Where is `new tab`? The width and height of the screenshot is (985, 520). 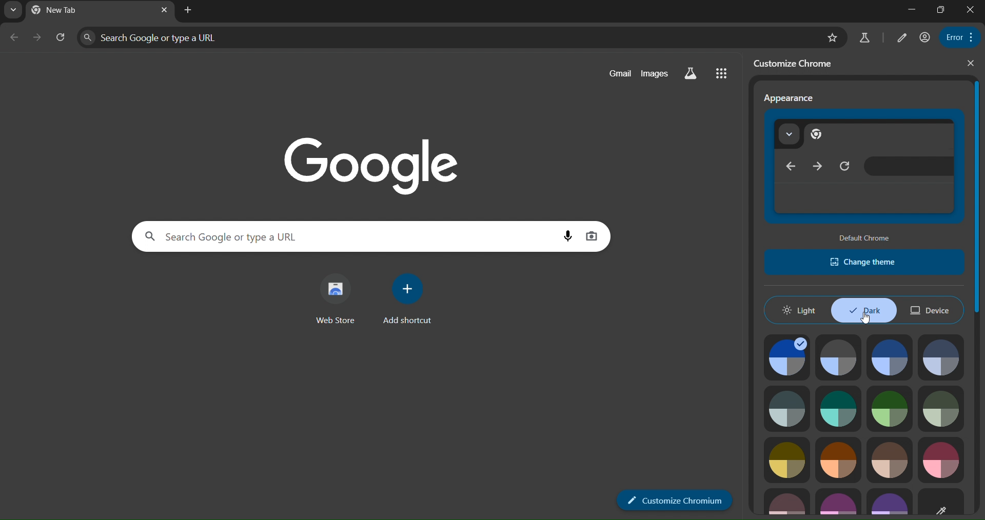 new tab is located at coordinates (188, 10).